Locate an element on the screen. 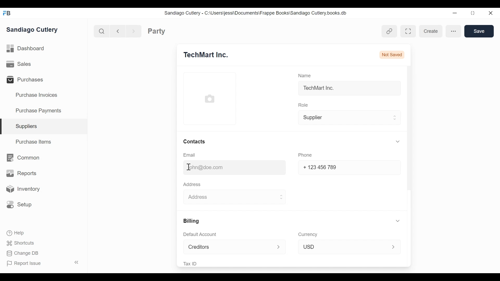 This screenshot has height=281, width=500. Not Saved is located at coordinates (392, 53).